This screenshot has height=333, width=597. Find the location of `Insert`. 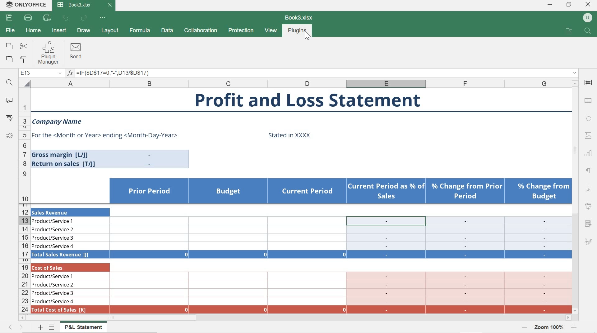

Insert is located at coordinates (59, 30).